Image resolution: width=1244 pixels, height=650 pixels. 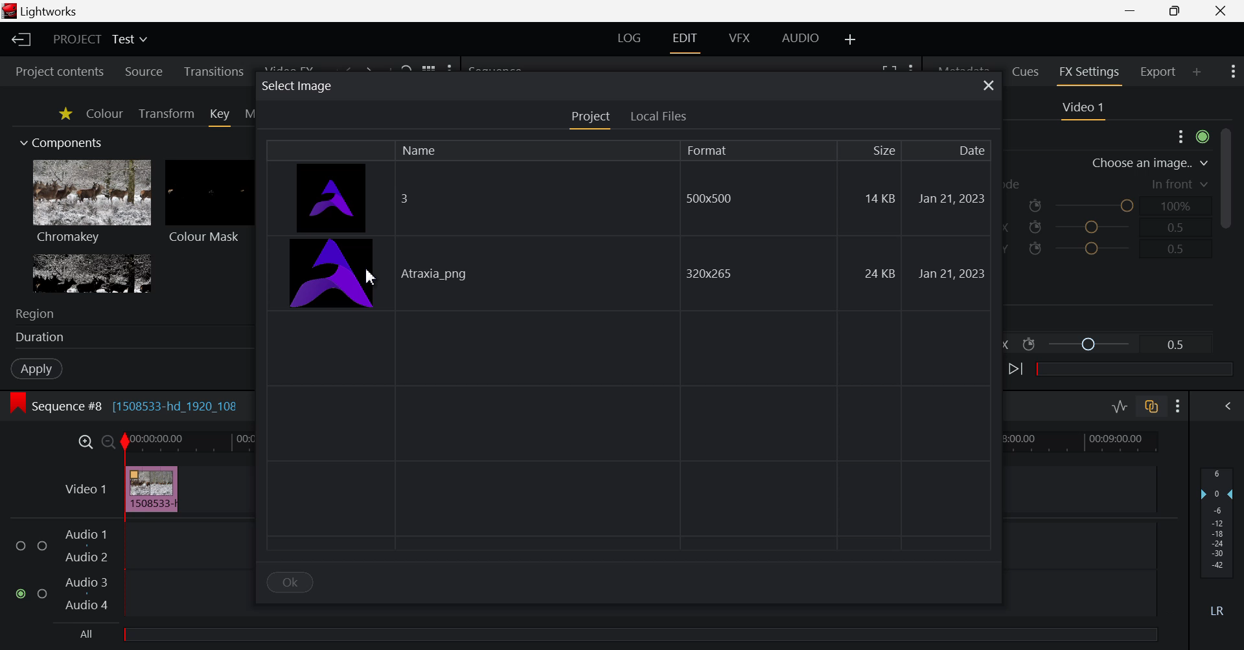 What do you see at coordinates (1016, 372) in the screenshot?
I see `Next keyframe` at bounding box center [1016, 372].